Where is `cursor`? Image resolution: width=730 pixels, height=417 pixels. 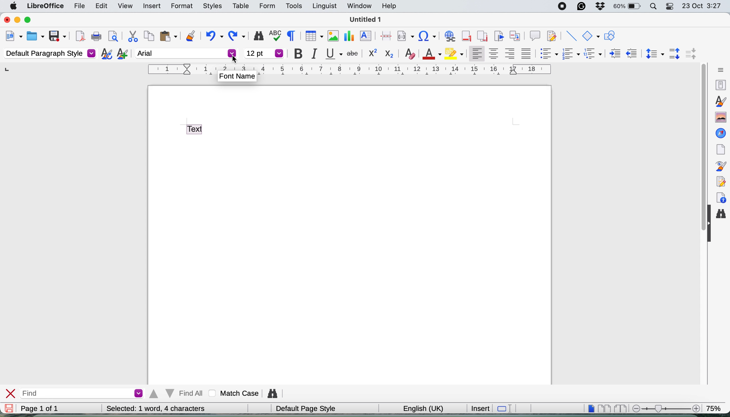 cursor is located at coordinates (234, 58).